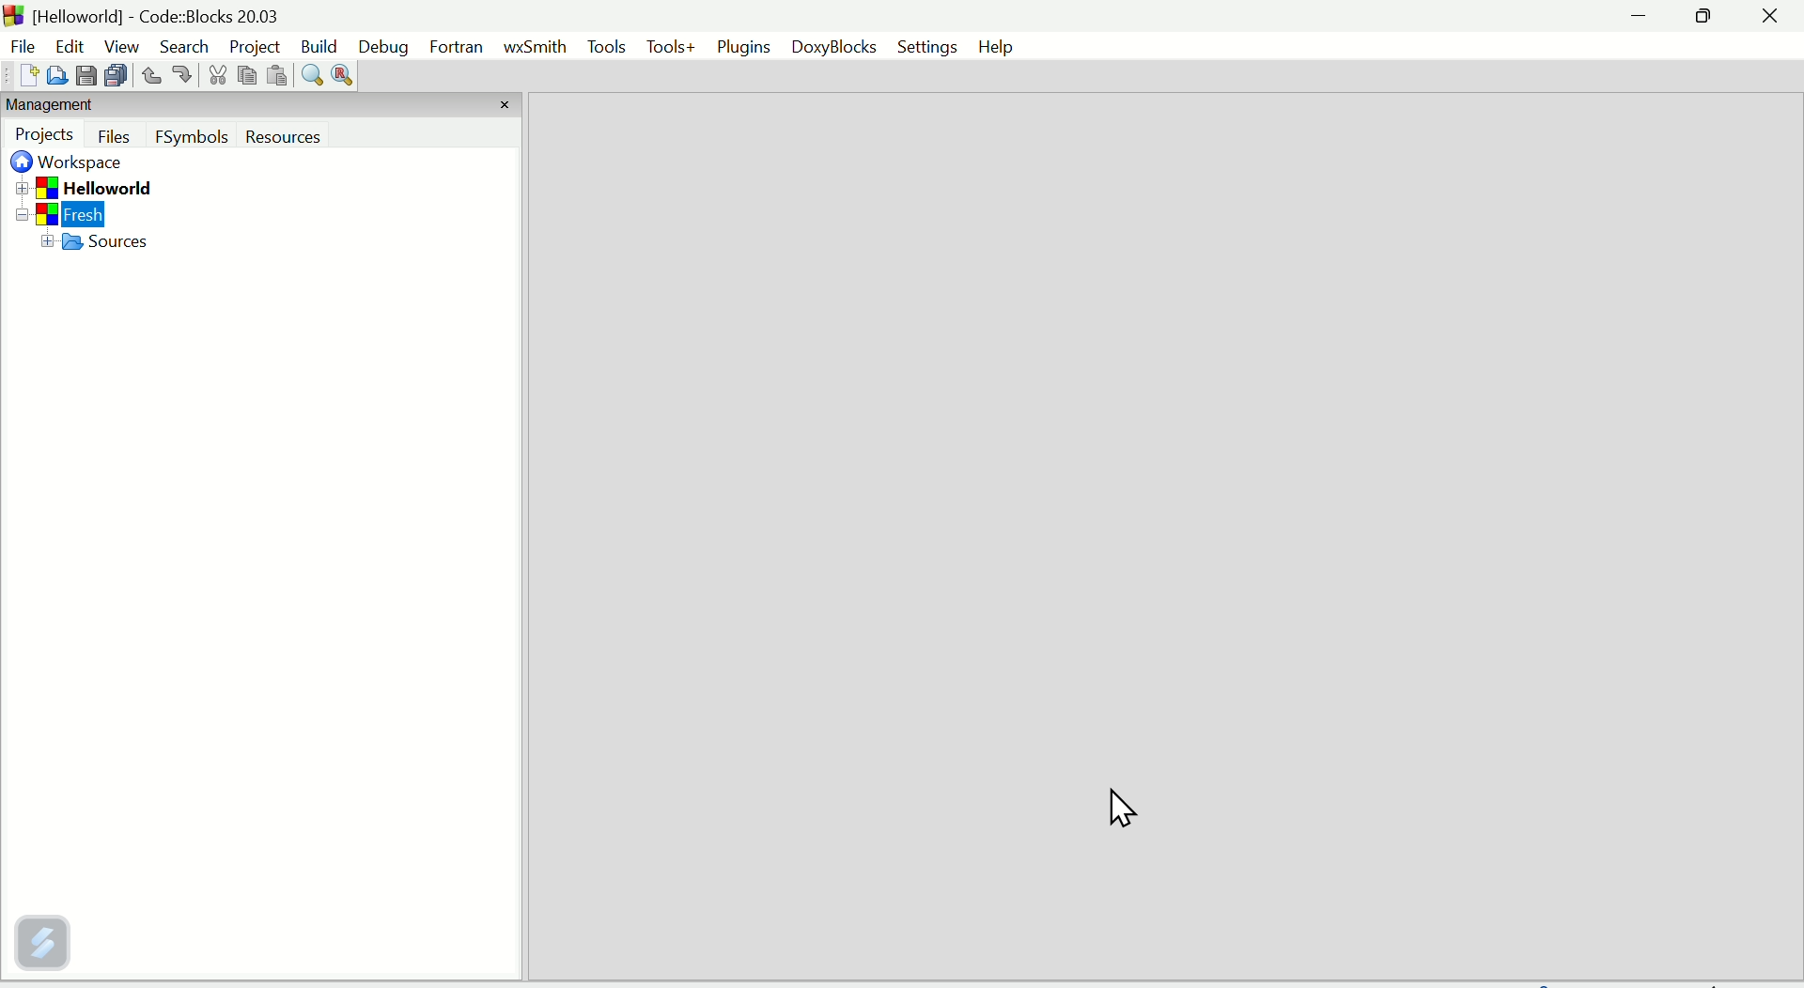 The width and height of the screenshot is (1804, 988). What do you see at coordinates (46, 135) in the screenshot?
I see `Projects` at bounding box center [46, 135].